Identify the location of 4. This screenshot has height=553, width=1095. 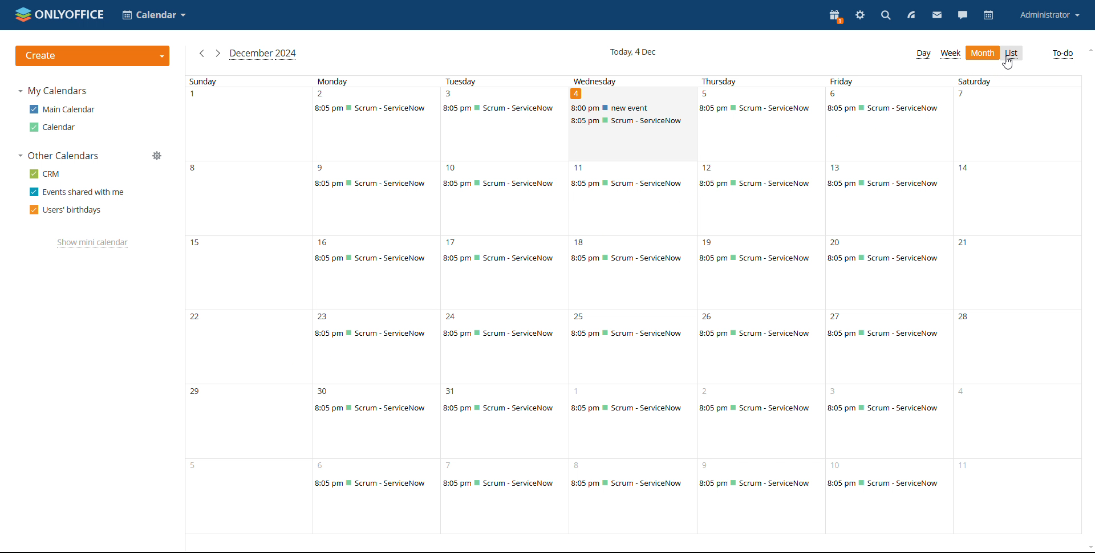
(575, 93).